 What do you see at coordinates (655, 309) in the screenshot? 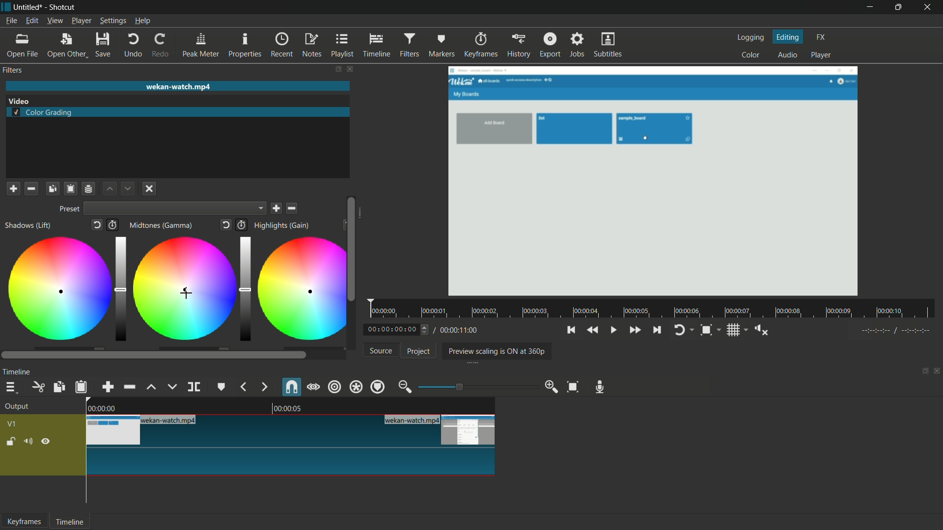
I see `time` at bounding box center [655, 309].